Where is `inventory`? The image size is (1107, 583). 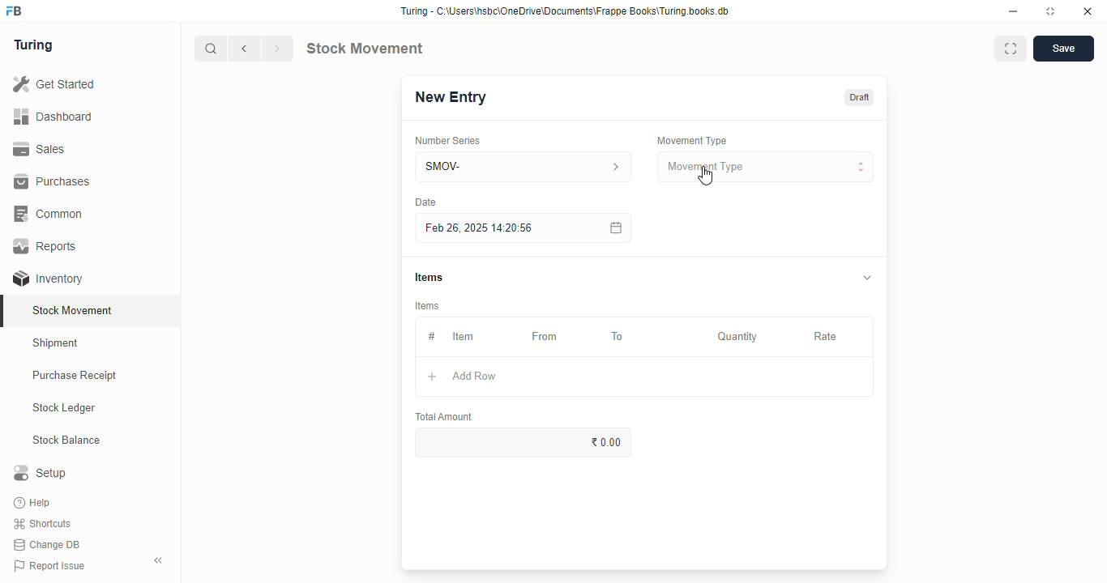 inventory is located at coordinates (48, 279).